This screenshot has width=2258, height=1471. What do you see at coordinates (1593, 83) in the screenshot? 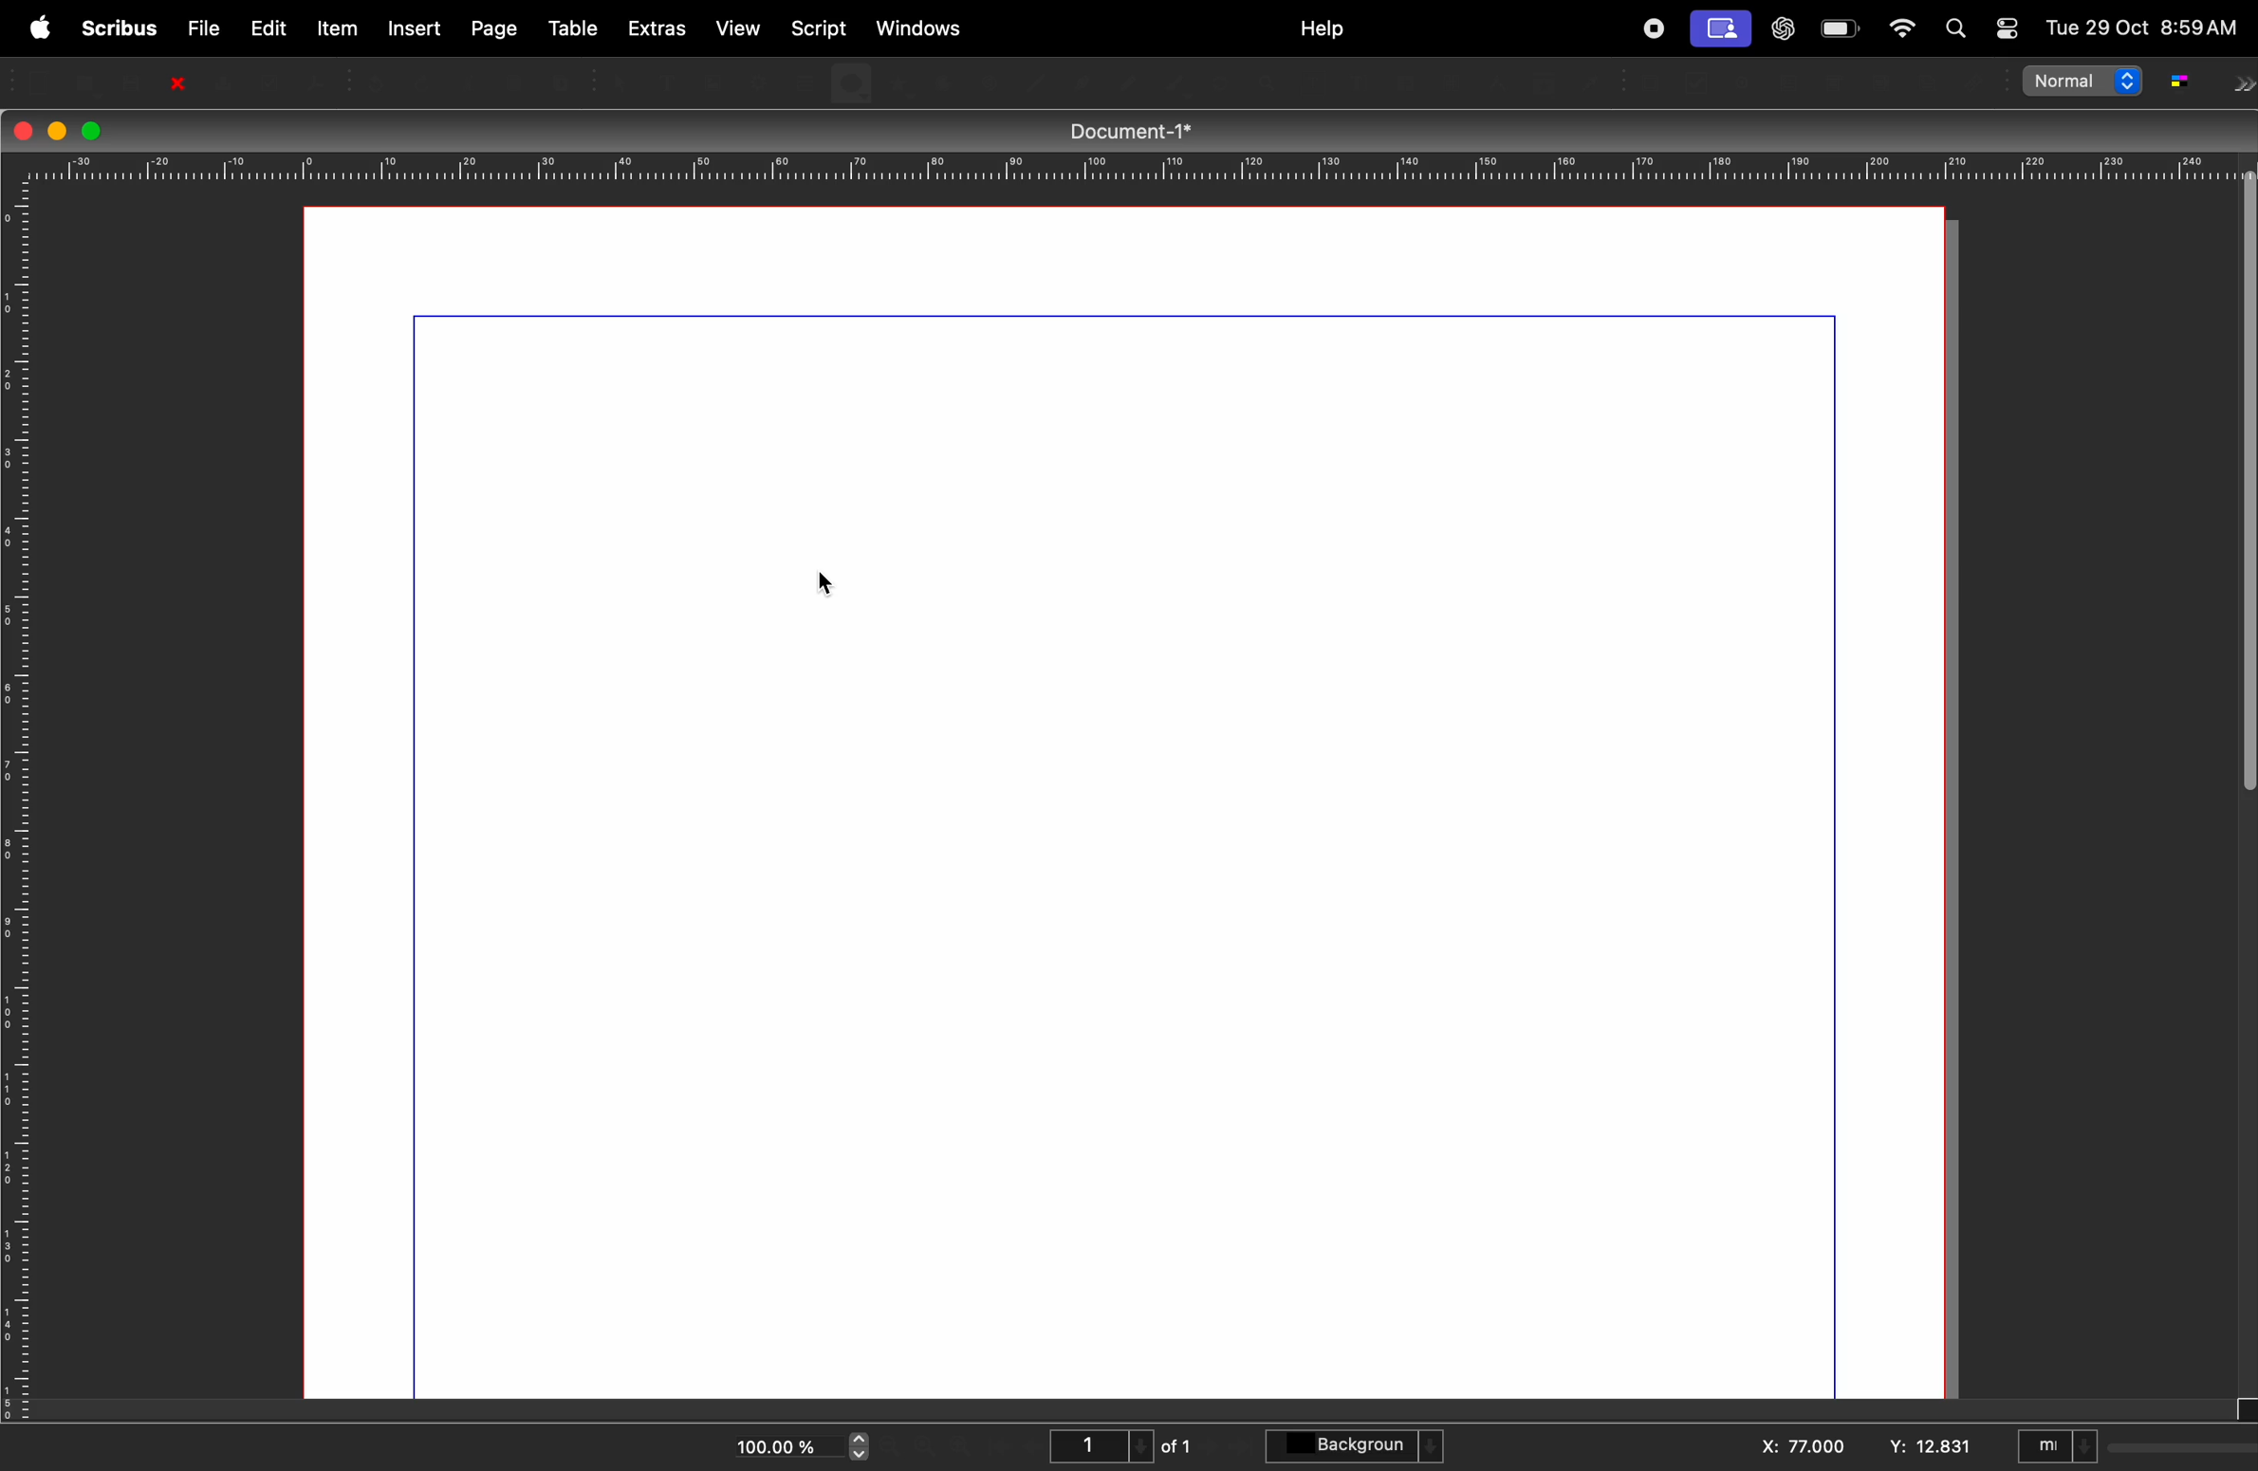
I see `eyedropper` at bounding box center [1593, 83].